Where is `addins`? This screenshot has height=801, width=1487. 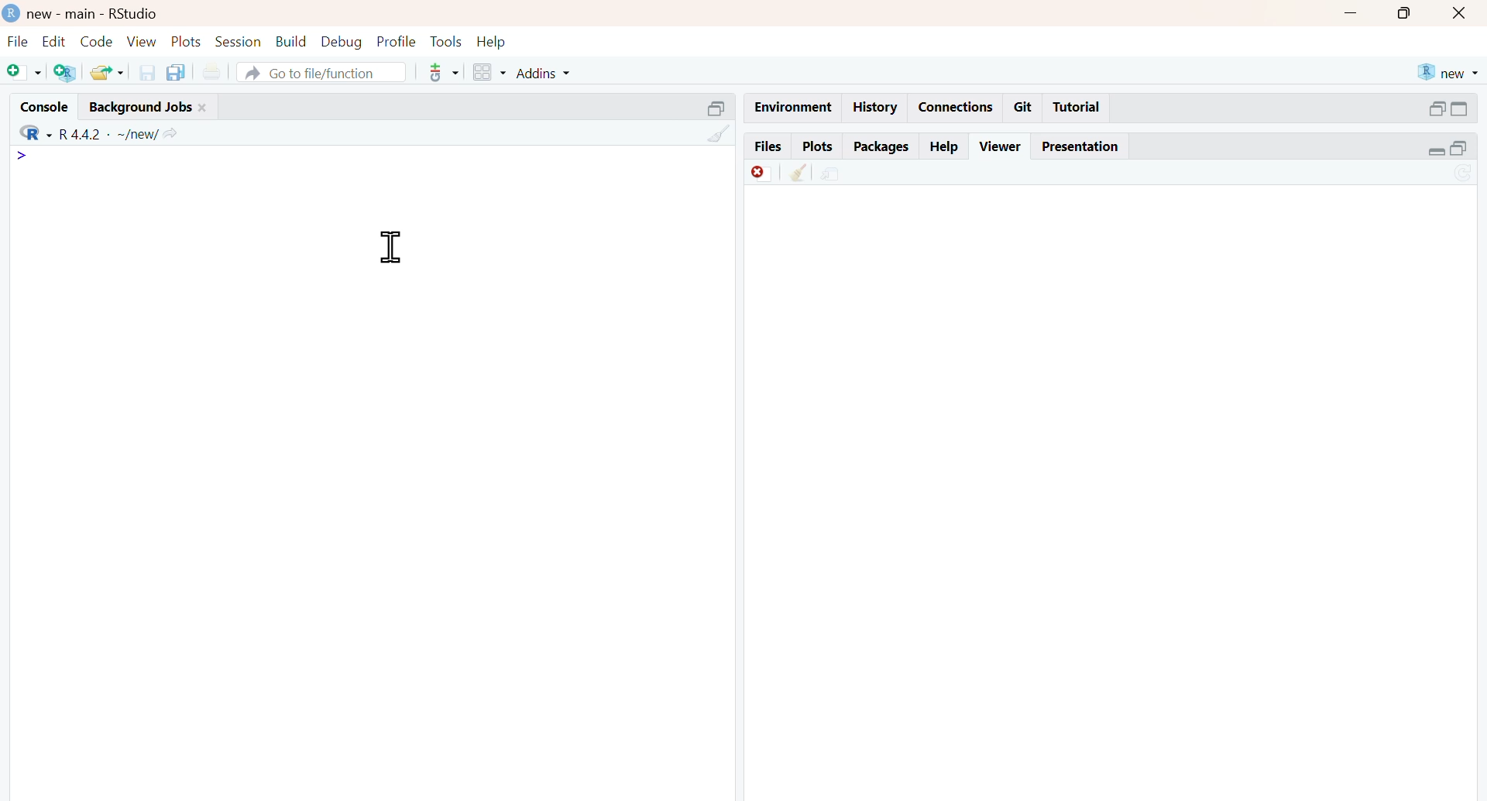
addins is located at coordinates (545, 74).